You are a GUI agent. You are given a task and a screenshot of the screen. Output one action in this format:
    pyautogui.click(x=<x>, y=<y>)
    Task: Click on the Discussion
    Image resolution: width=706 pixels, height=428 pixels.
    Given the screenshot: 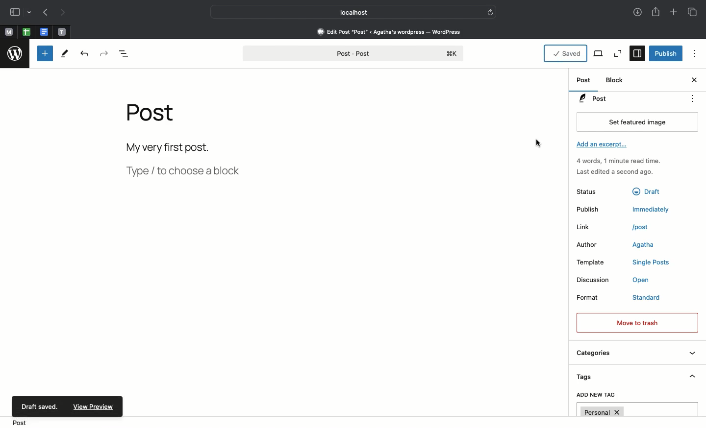 What is the action you would take?
    pyautogui.click(x=593, y=281)
    